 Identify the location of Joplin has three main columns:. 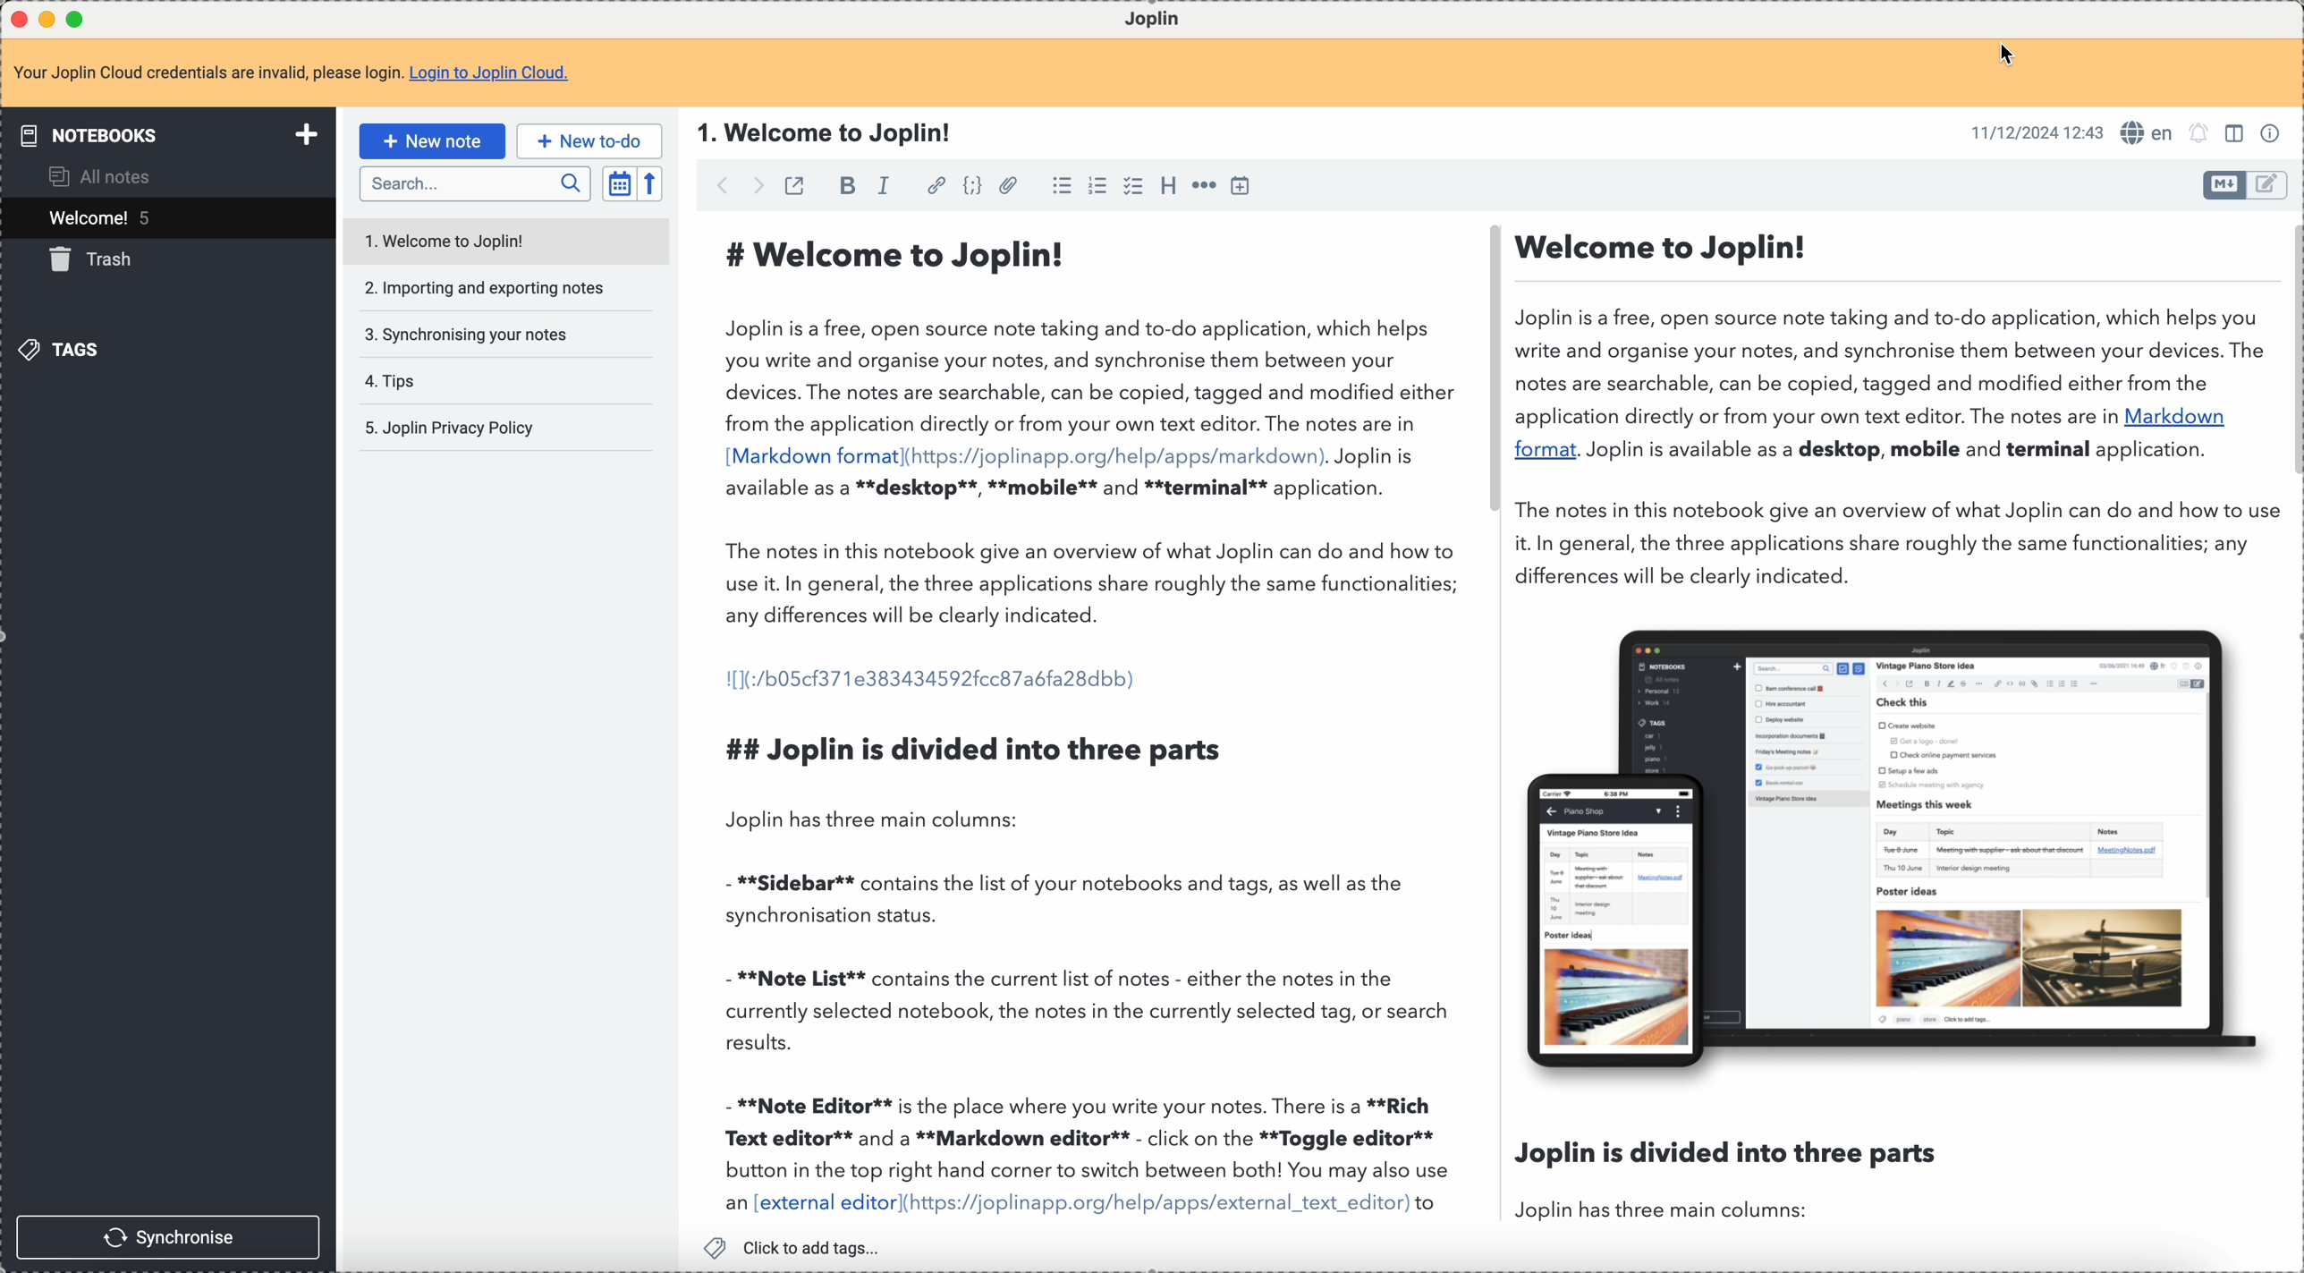
(1677, 1211).